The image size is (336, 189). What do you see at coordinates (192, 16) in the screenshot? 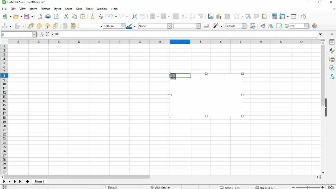
I see `Sort descending` at bounding box center [192, 16].